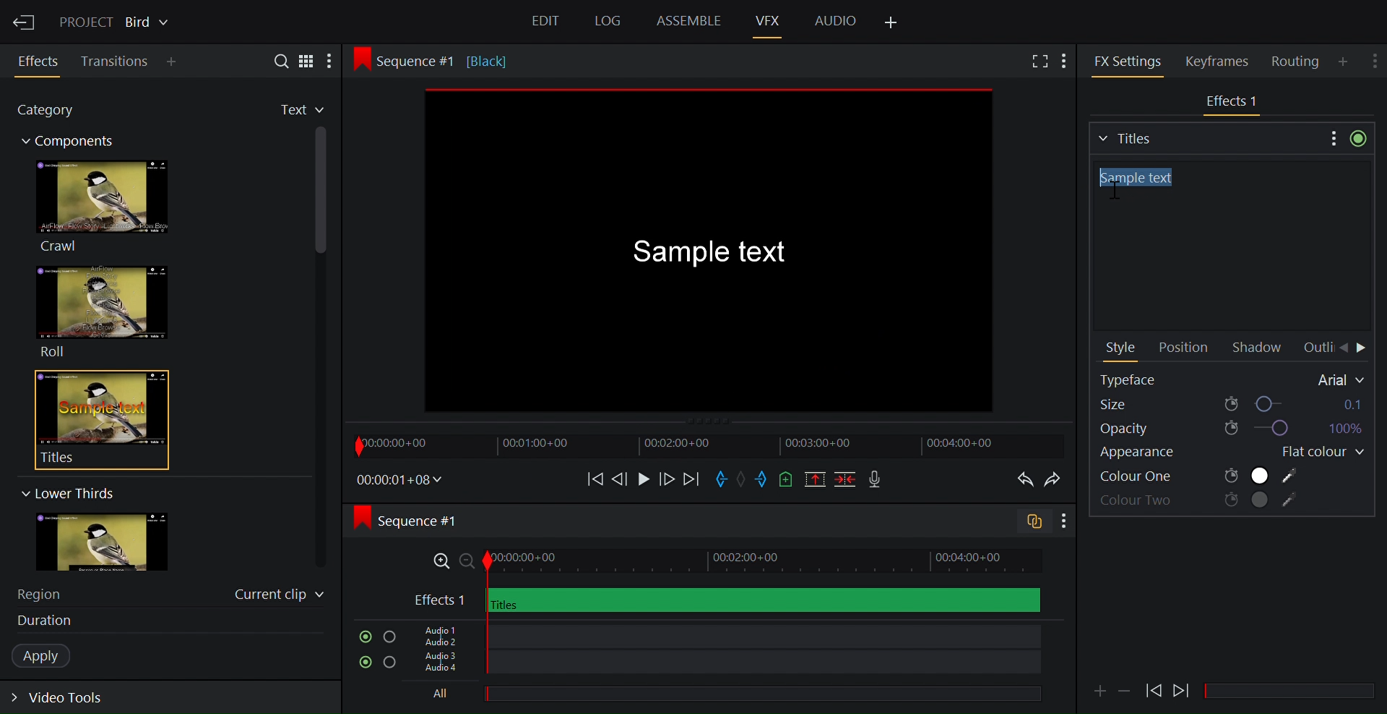 The height and width of the screenshot is (714, 1387). What do you see at coordinates (362, 637) in the screenshot?
I see `Mute/Unmute` at bounding box center [362, 637].